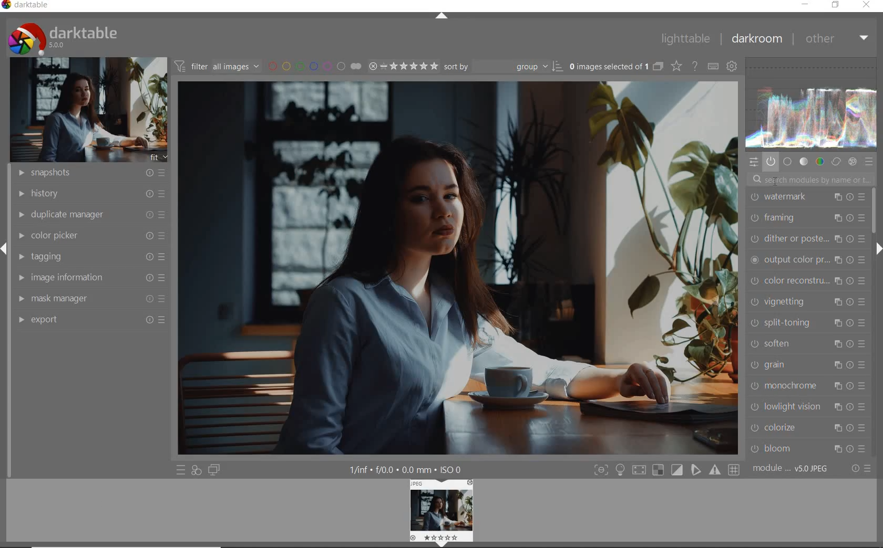  I want to click on vignetting, so click(808, 302).